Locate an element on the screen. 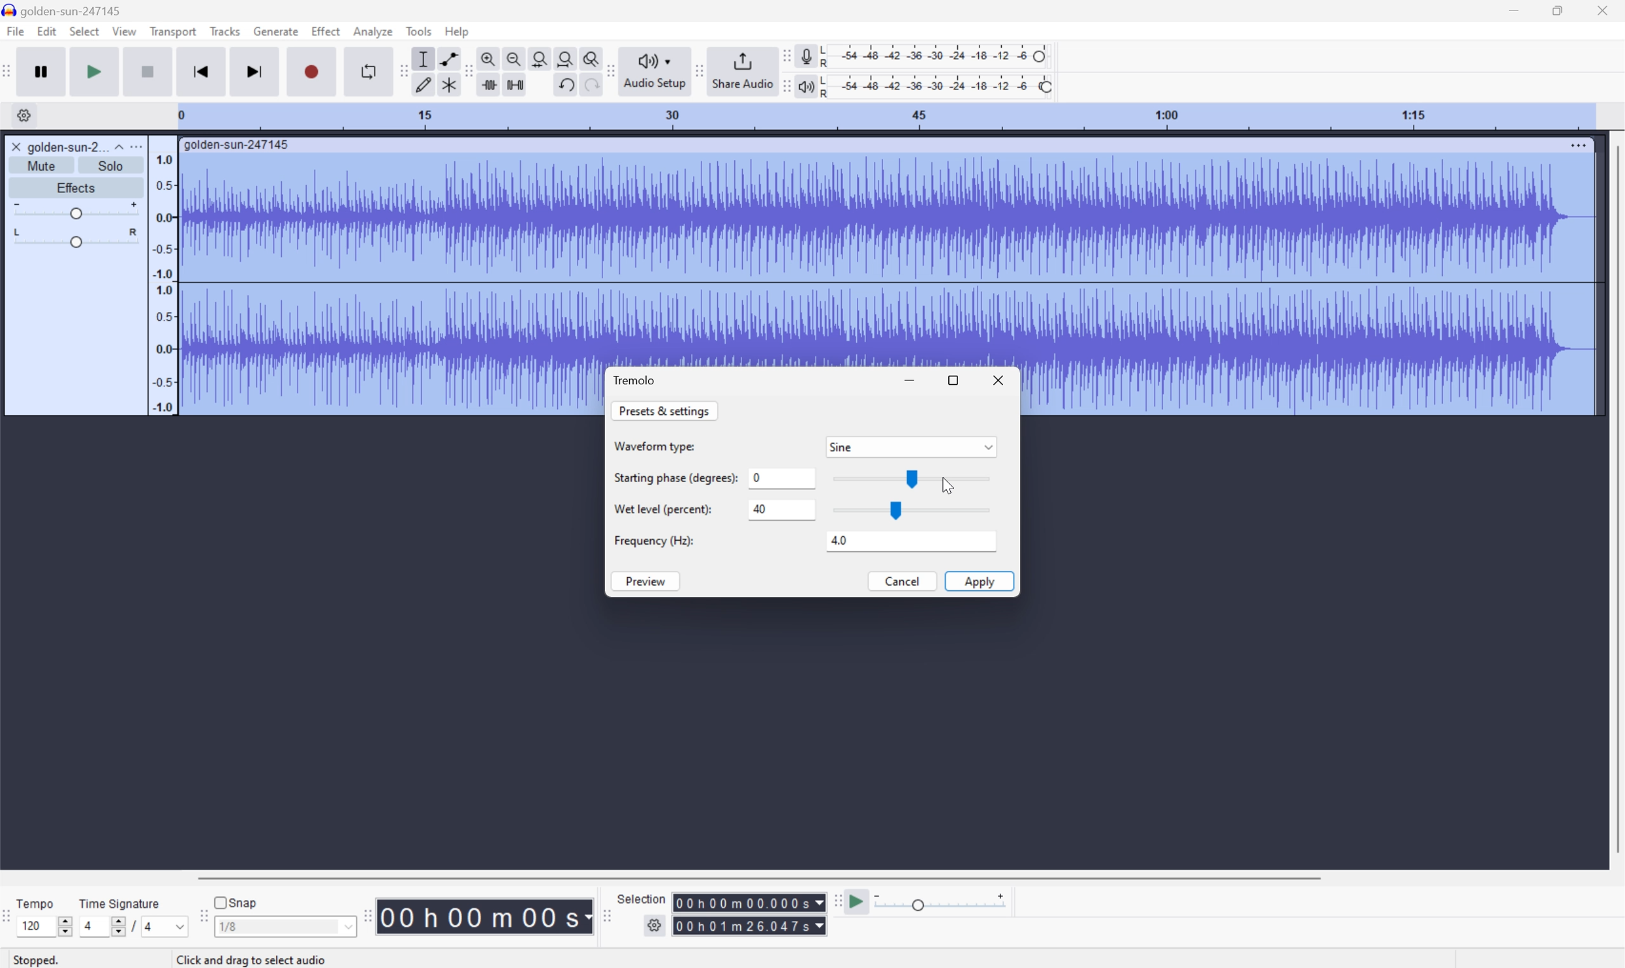 Image resolution: width=1625 pixels, height=968 pixels. Share audio is located at coordinates (742, 72).